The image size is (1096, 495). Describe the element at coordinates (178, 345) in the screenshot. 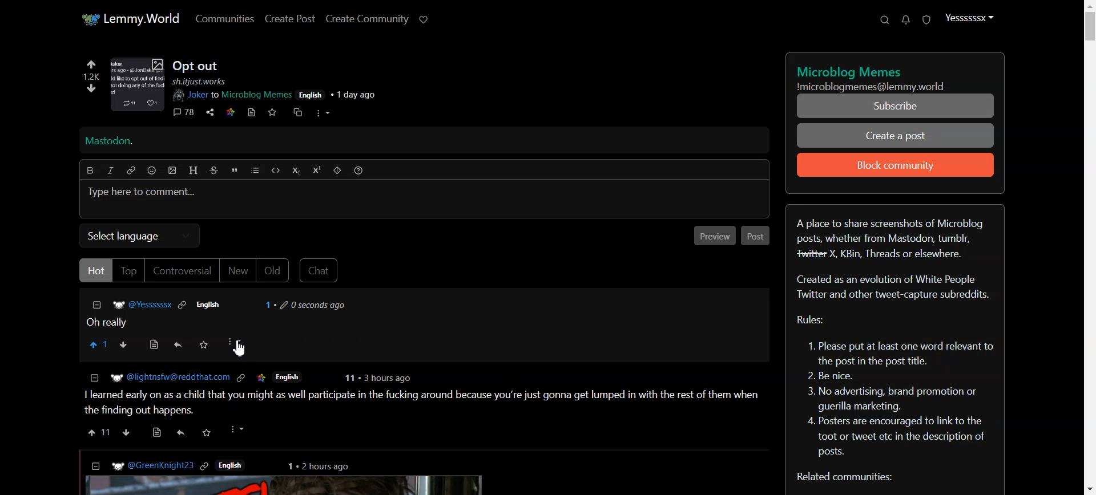

I see `Reply` at that location.